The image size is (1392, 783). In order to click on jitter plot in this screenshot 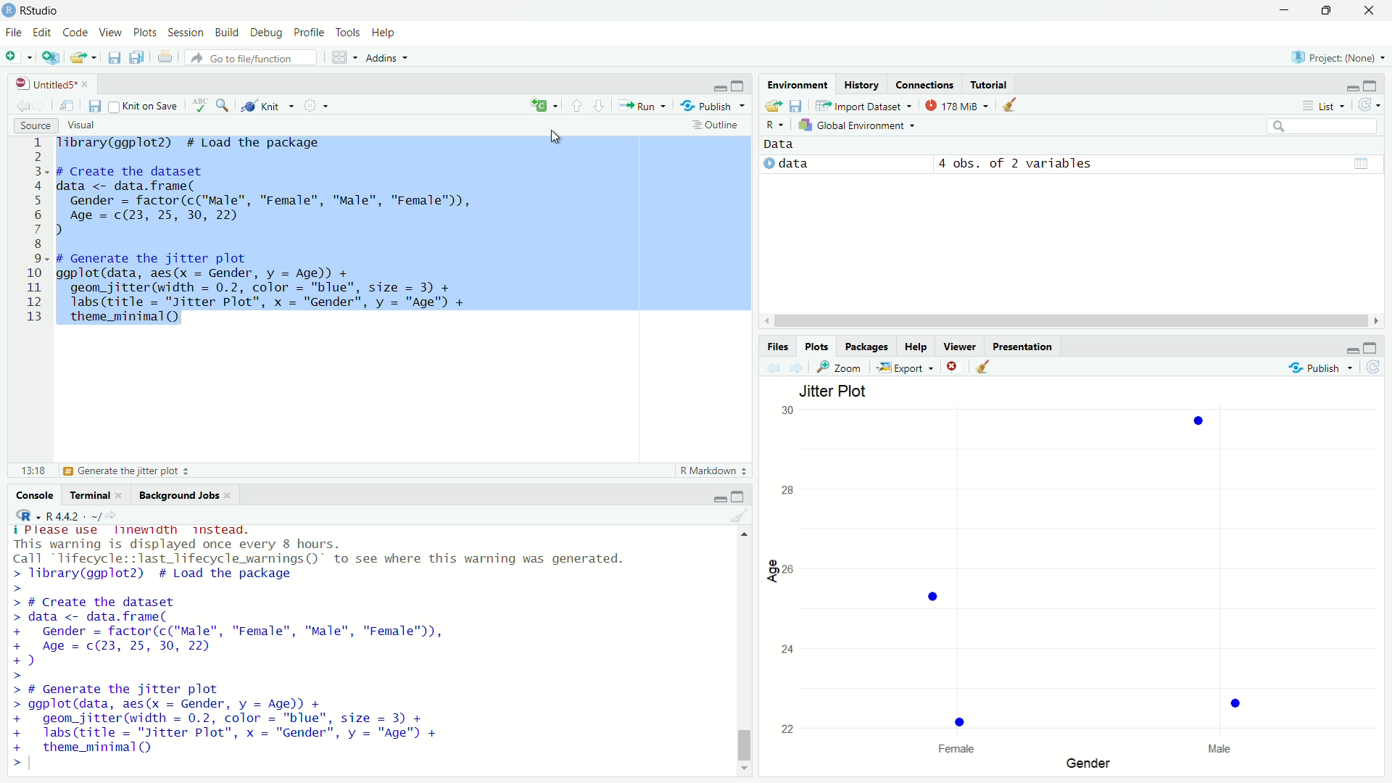, I will do `click(833, 390)`.